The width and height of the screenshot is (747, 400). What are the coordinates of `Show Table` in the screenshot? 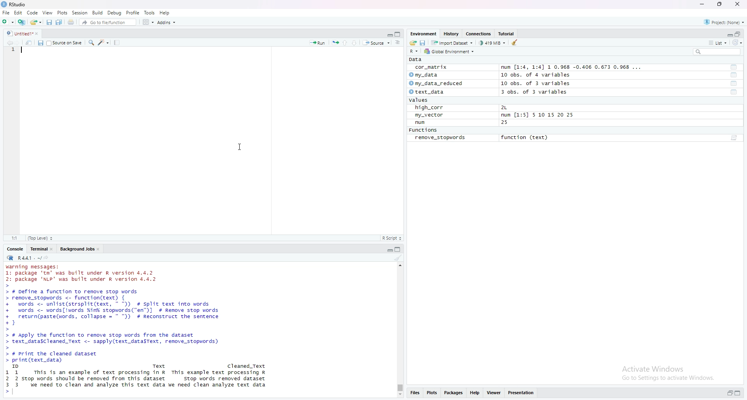 It's located at (734, 93).